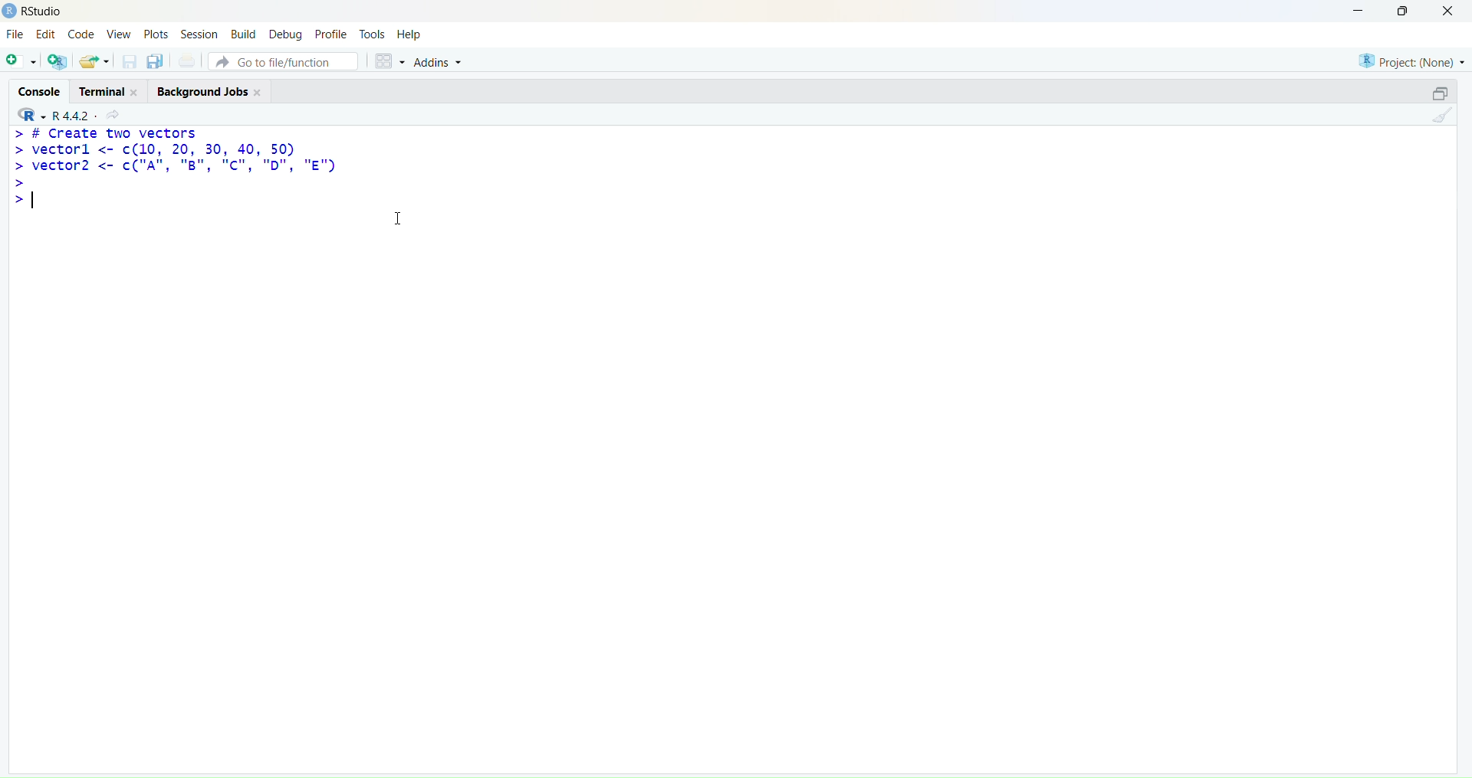 The image size is (1472, 778). What do you see at coordinates (107, 91) in the screenshot?
I see `Terminal` at bounding box center [107, 91].